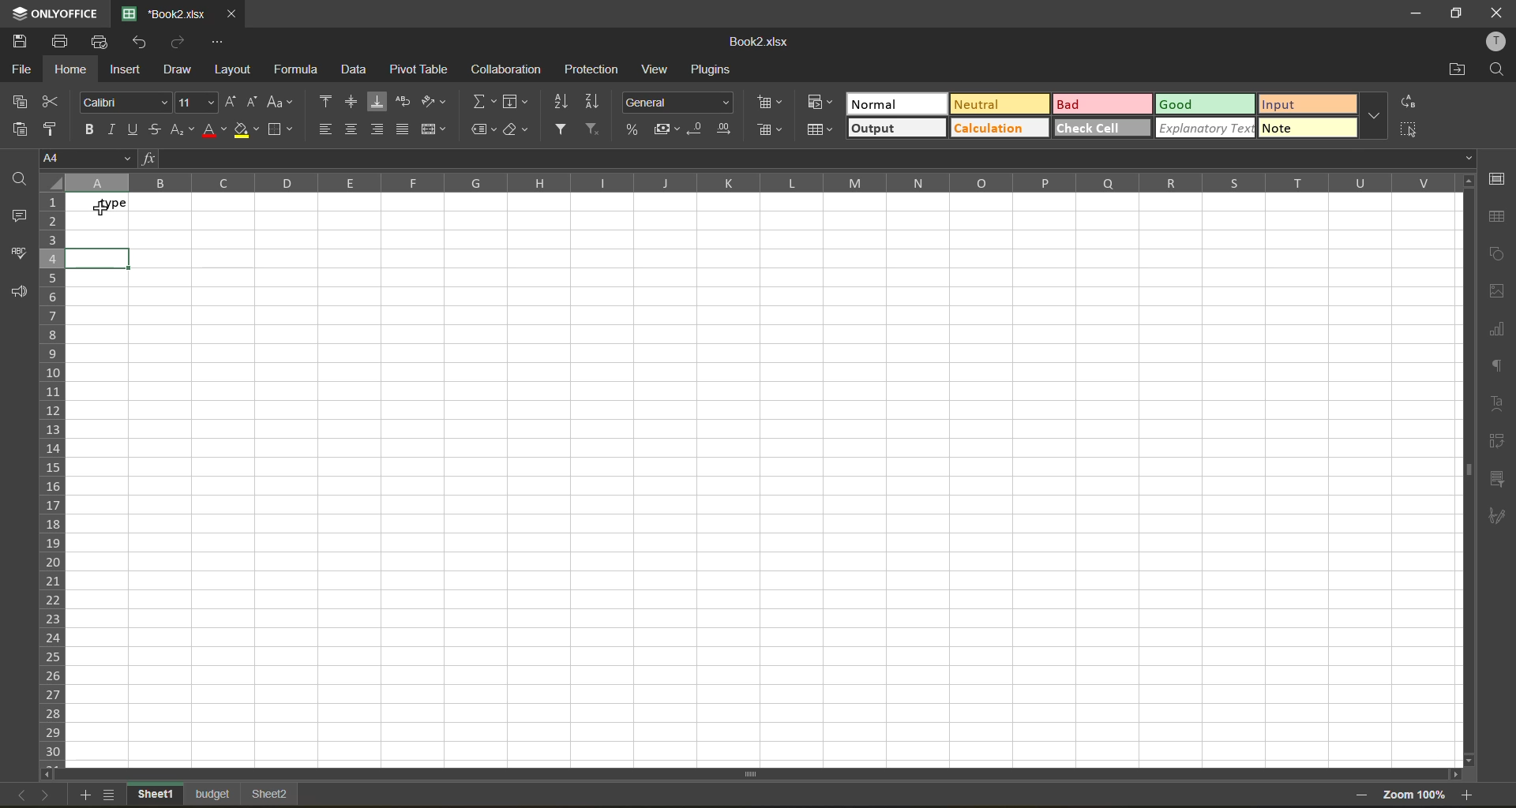 The image size is (1516, 808). Describe the element at coordinates (562, 104) in the screenshot. I see `sort ascending` at that location.